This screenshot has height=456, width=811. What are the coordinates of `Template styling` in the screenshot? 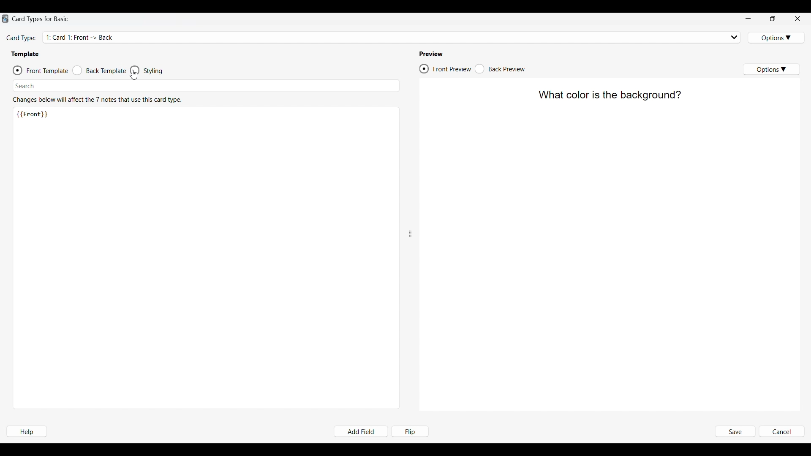 It's located at (147, 70).